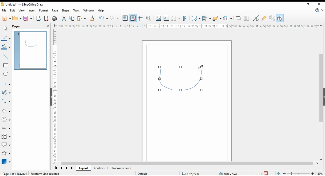 Image resolution: width=325 pixels, height=176 pixels. Describe the element at coordinates (246, 18) in the screenshot. I see `crop` at that location.